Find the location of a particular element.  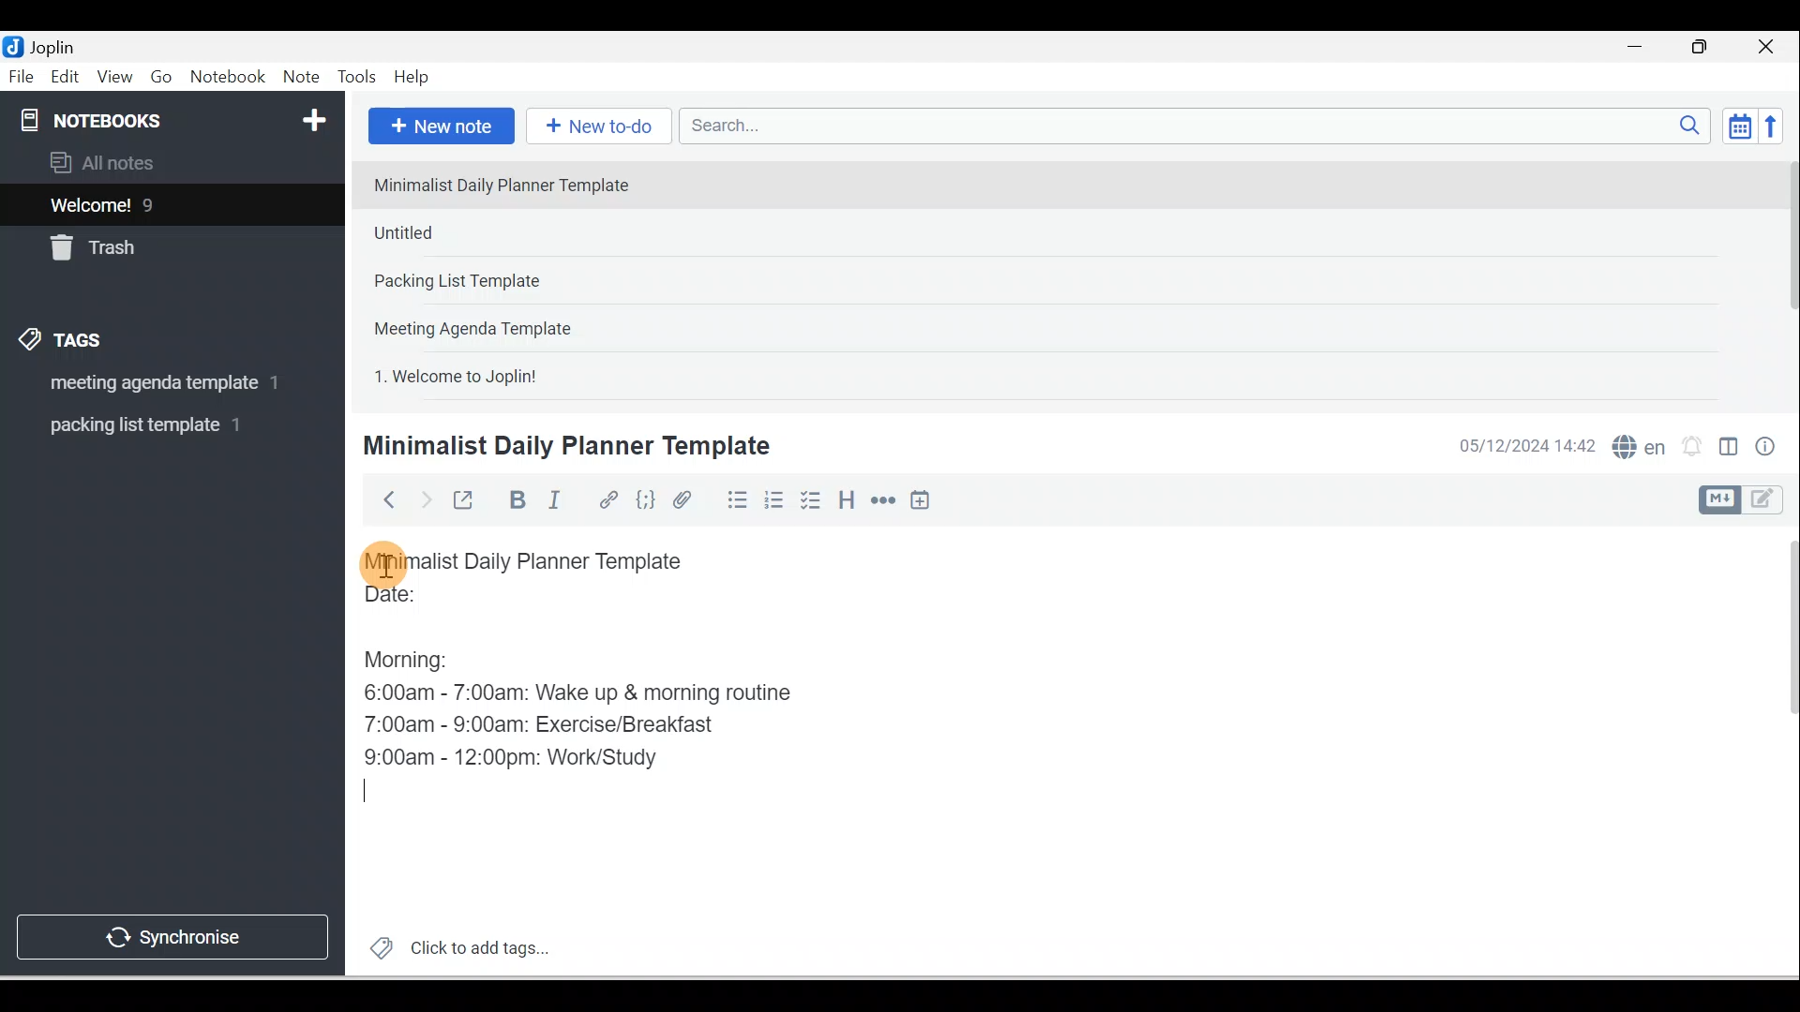

Checkbox is located at coordinates (809, 500).